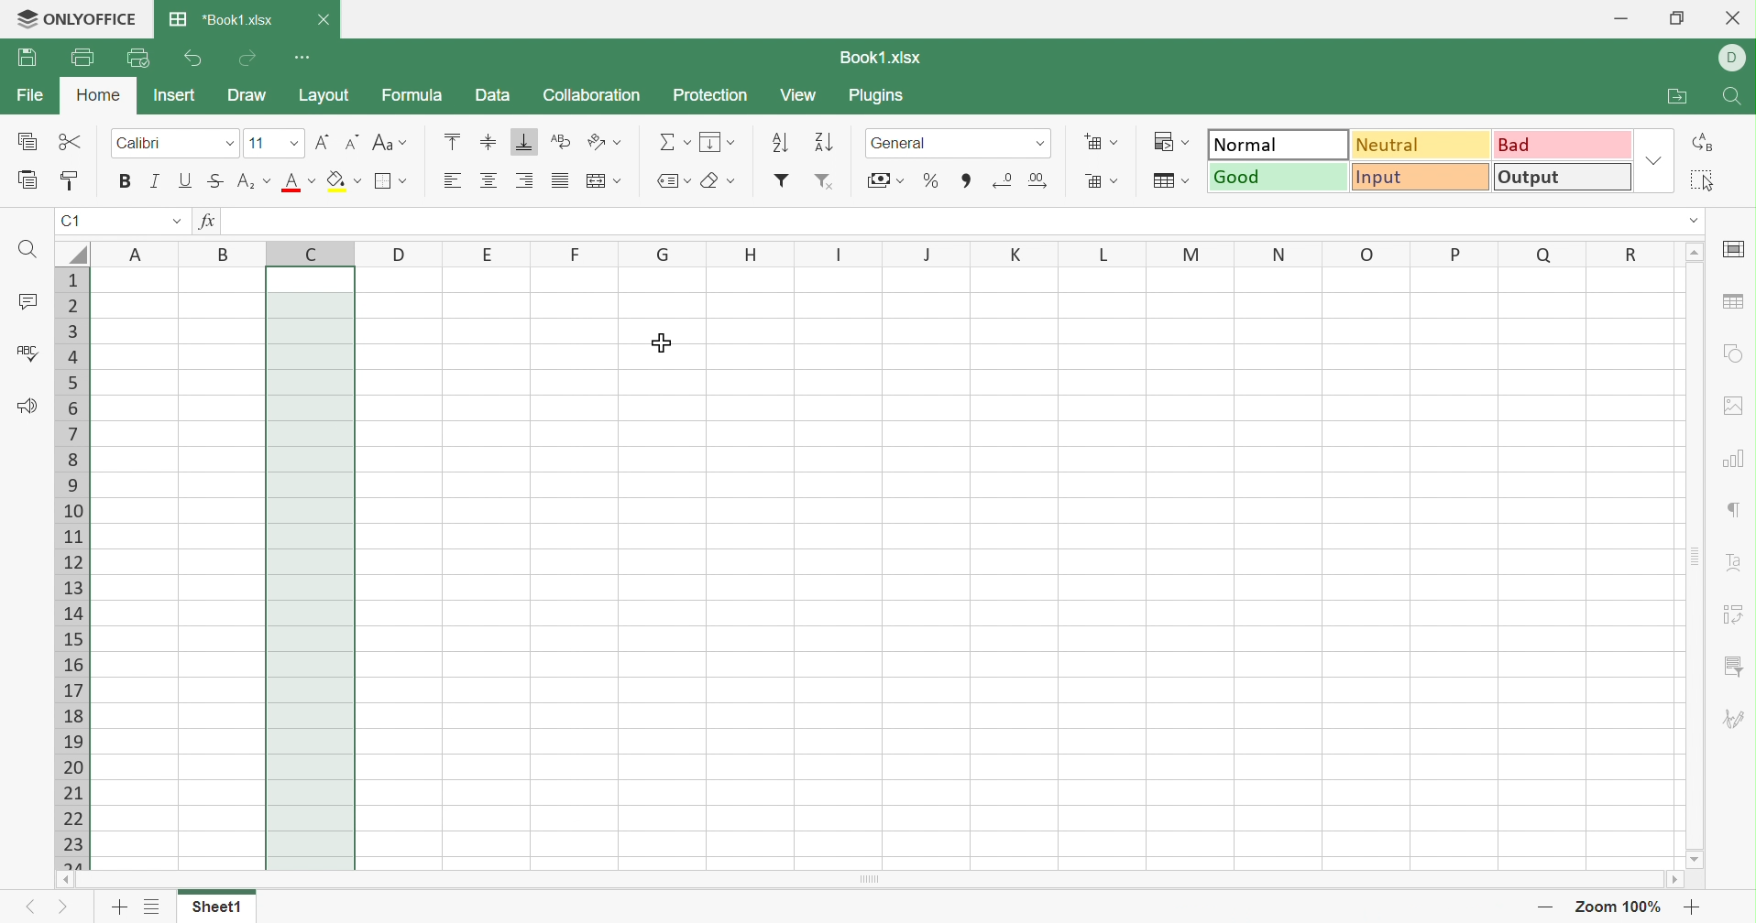 This screenshot has height=923, width=1756. What do you see at coordinates (733, 144) in the screenshot?
I see `Drop Down` at bounding box center [733, 144].